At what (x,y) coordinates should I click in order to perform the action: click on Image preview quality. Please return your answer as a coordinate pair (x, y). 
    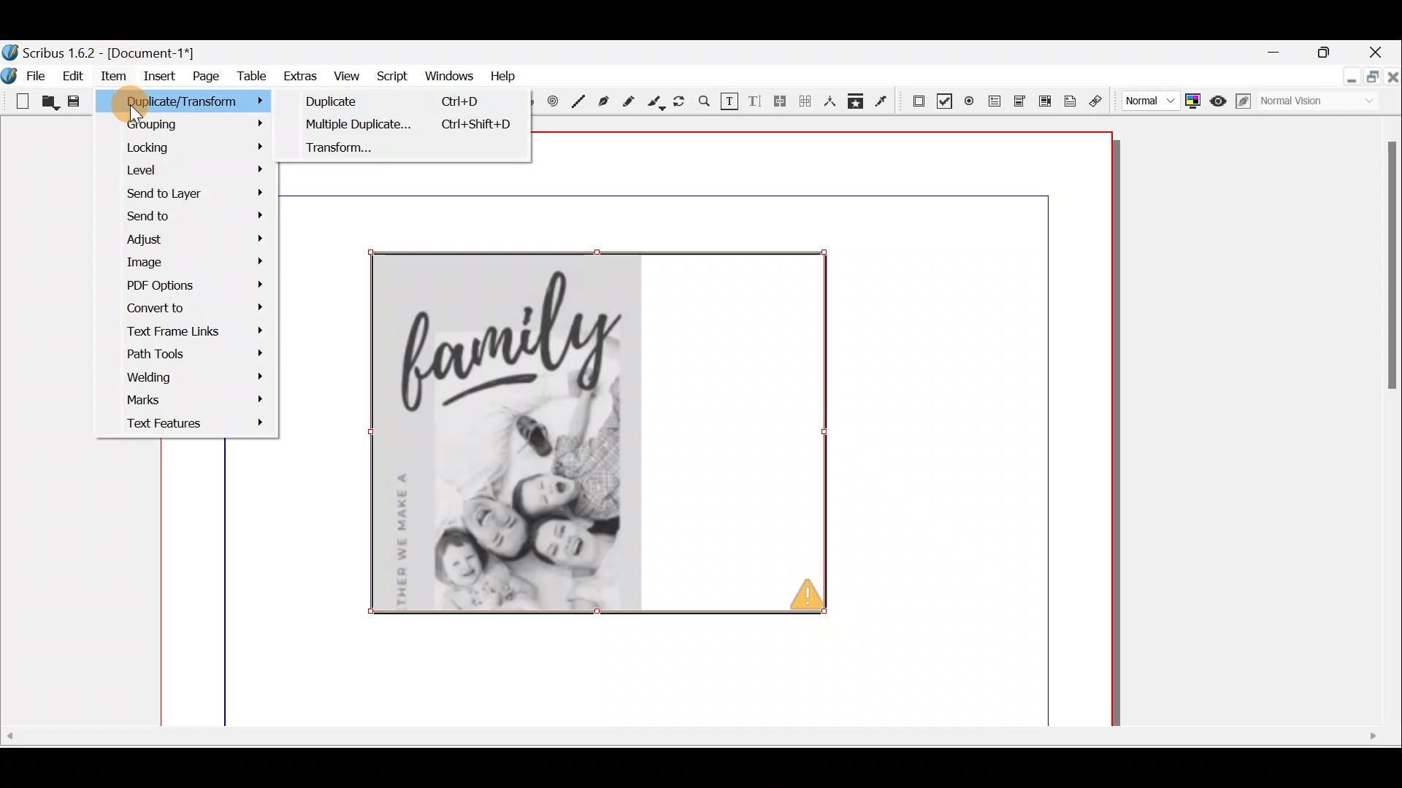
    Looking at the image, I should click on (1149, 101).